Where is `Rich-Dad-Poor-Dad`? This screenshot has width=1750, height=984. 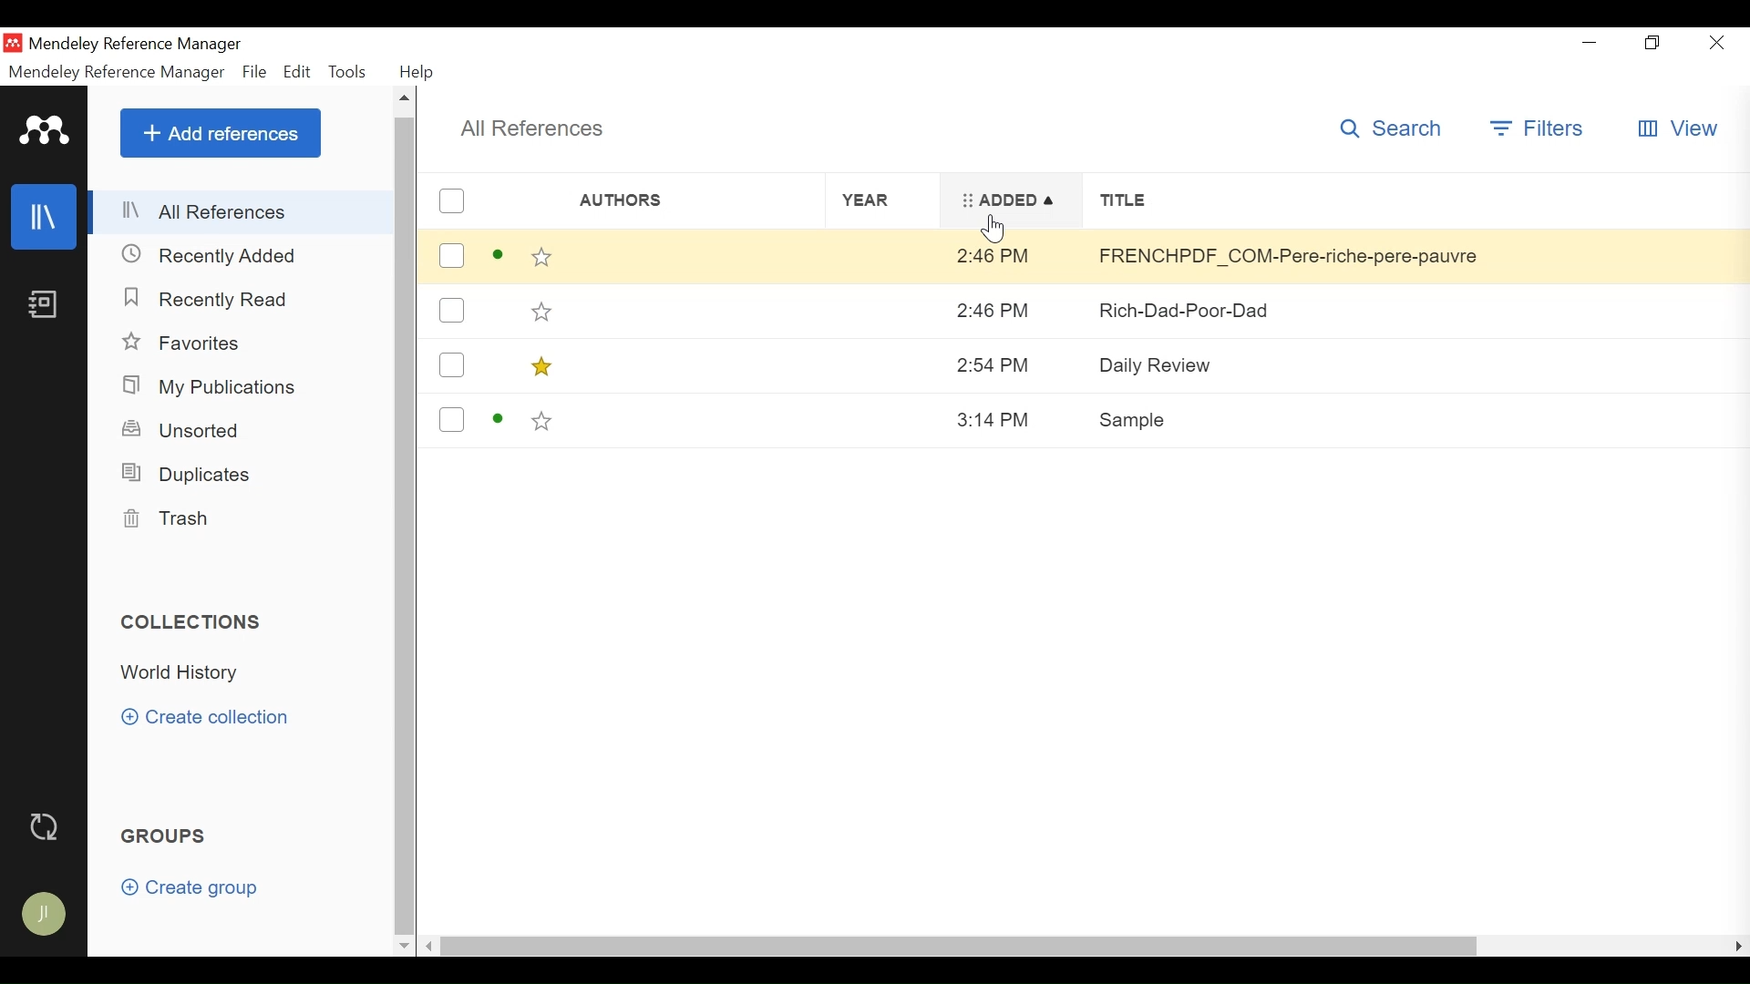 Rich-Dad-Poor-Dad is located at coordinates (1415, 371).